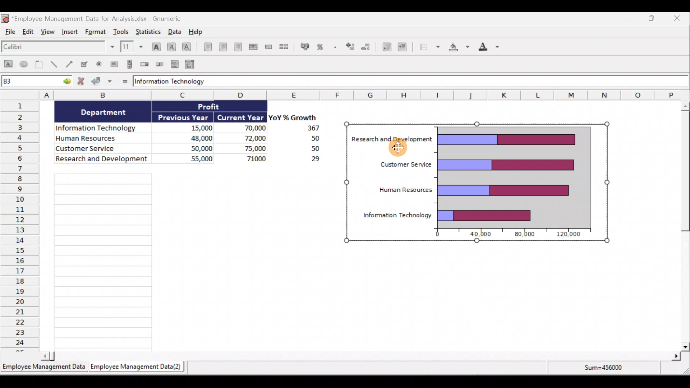 This screenshot has height=388, width=690. What do you see at coordinates (238, 47) in the screenshot?
I see `Align right` at bounding box center [238, 47].